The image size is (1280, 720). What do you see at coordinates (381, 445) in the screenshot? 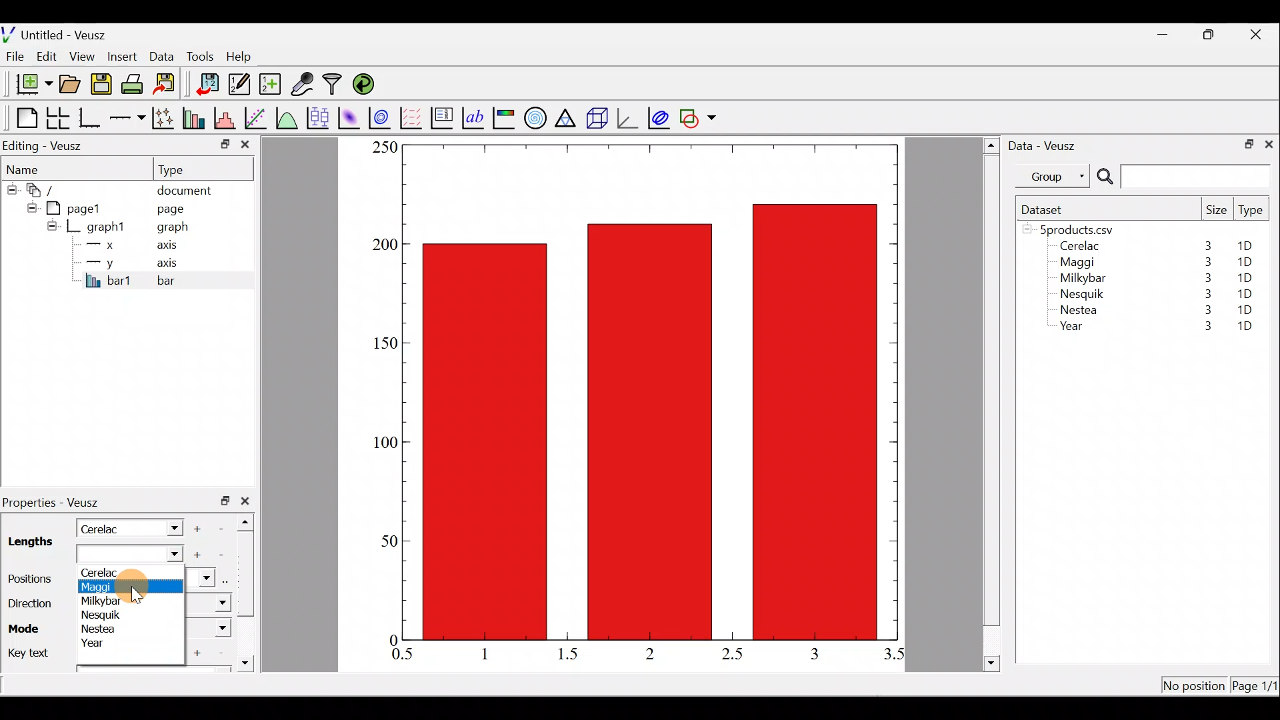
I see `100` at bounding box center [381, 445].